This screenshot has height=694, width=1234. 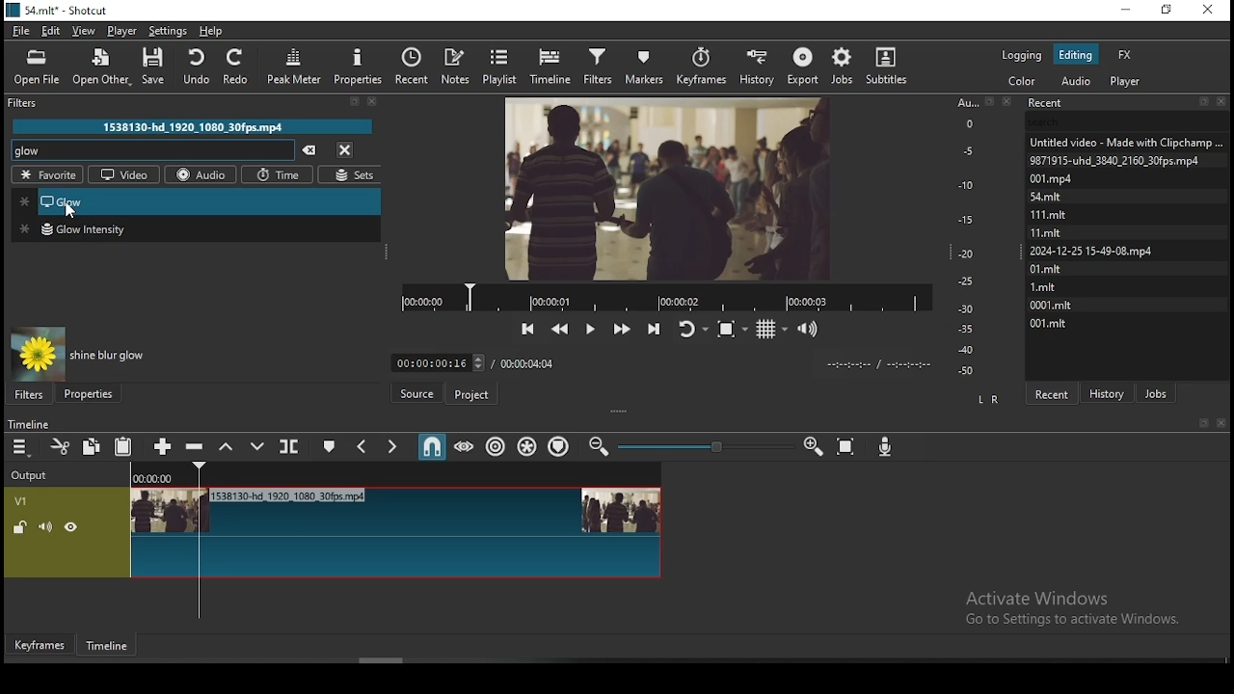 I want to click on append, so click(x=163, y=447).